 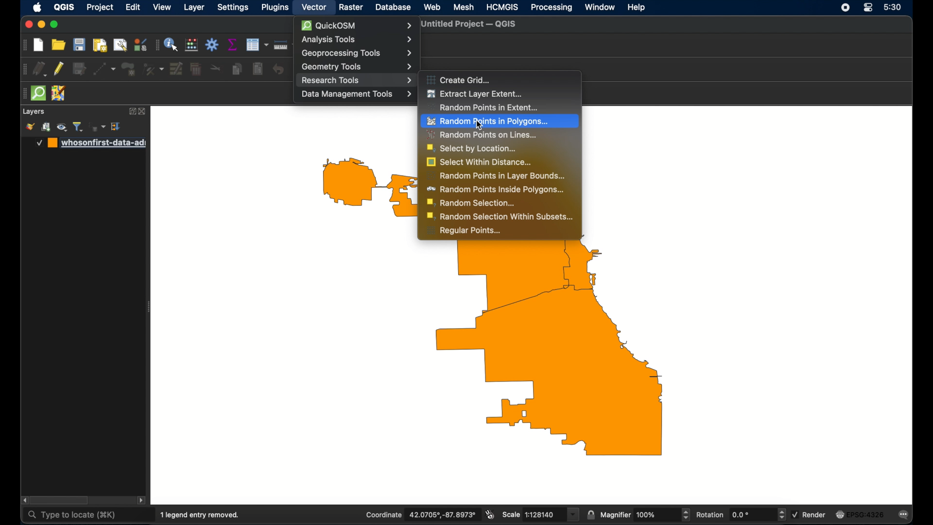 I want to click on print layout, so click(x=100, y=45).